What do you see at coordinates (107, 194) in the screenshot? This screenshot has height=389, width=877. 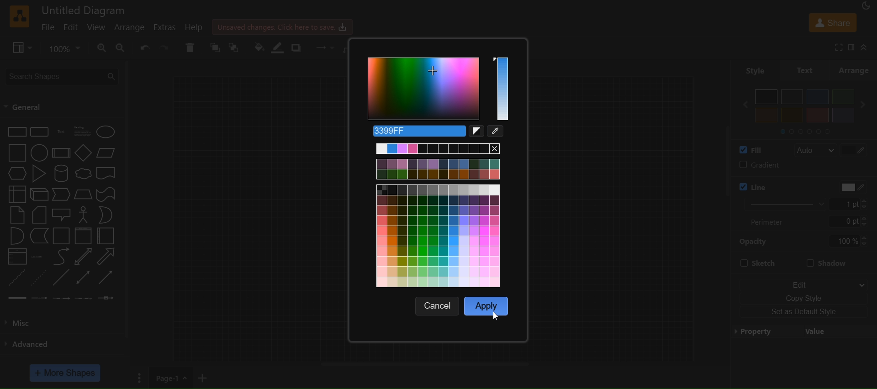 I see `tape` at bounding box center [107, 194].